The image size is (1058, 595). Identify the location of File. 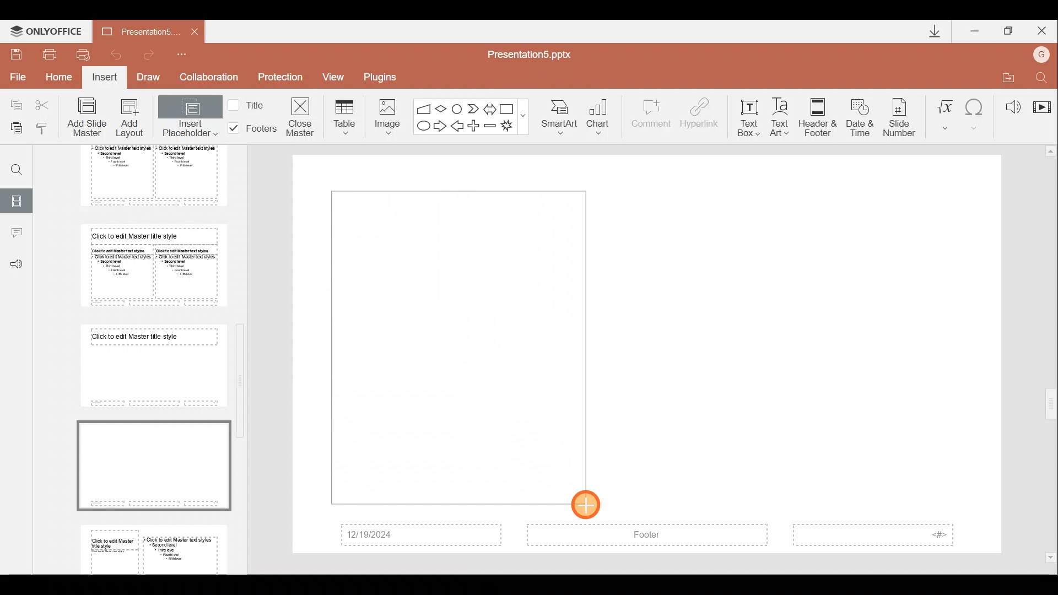
(16, 77).